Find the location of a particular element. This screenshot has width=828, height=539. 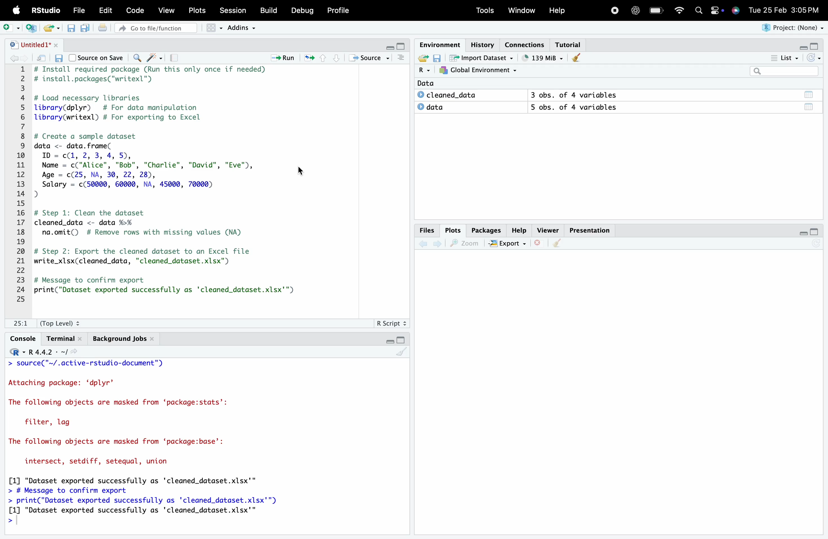

Tutorial is located at coordinates (570, 44).